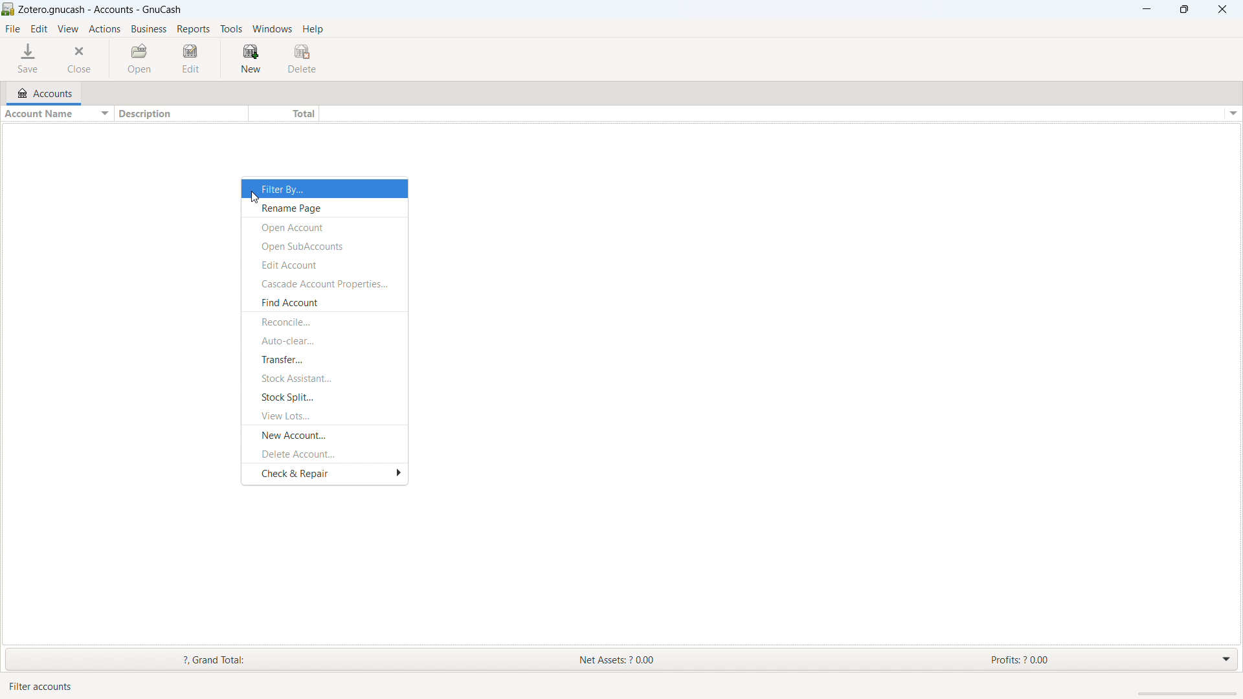 Image resolution: width=1243 pixels, height=699 pixels. Describe the element at coordinates (273, 29) in the screenshot. I see `windows` at that location.